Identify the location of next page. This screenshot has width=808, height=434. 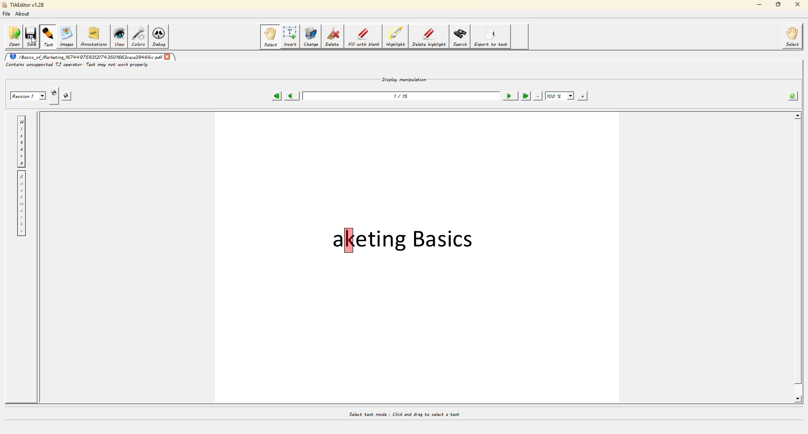
(509, 94).